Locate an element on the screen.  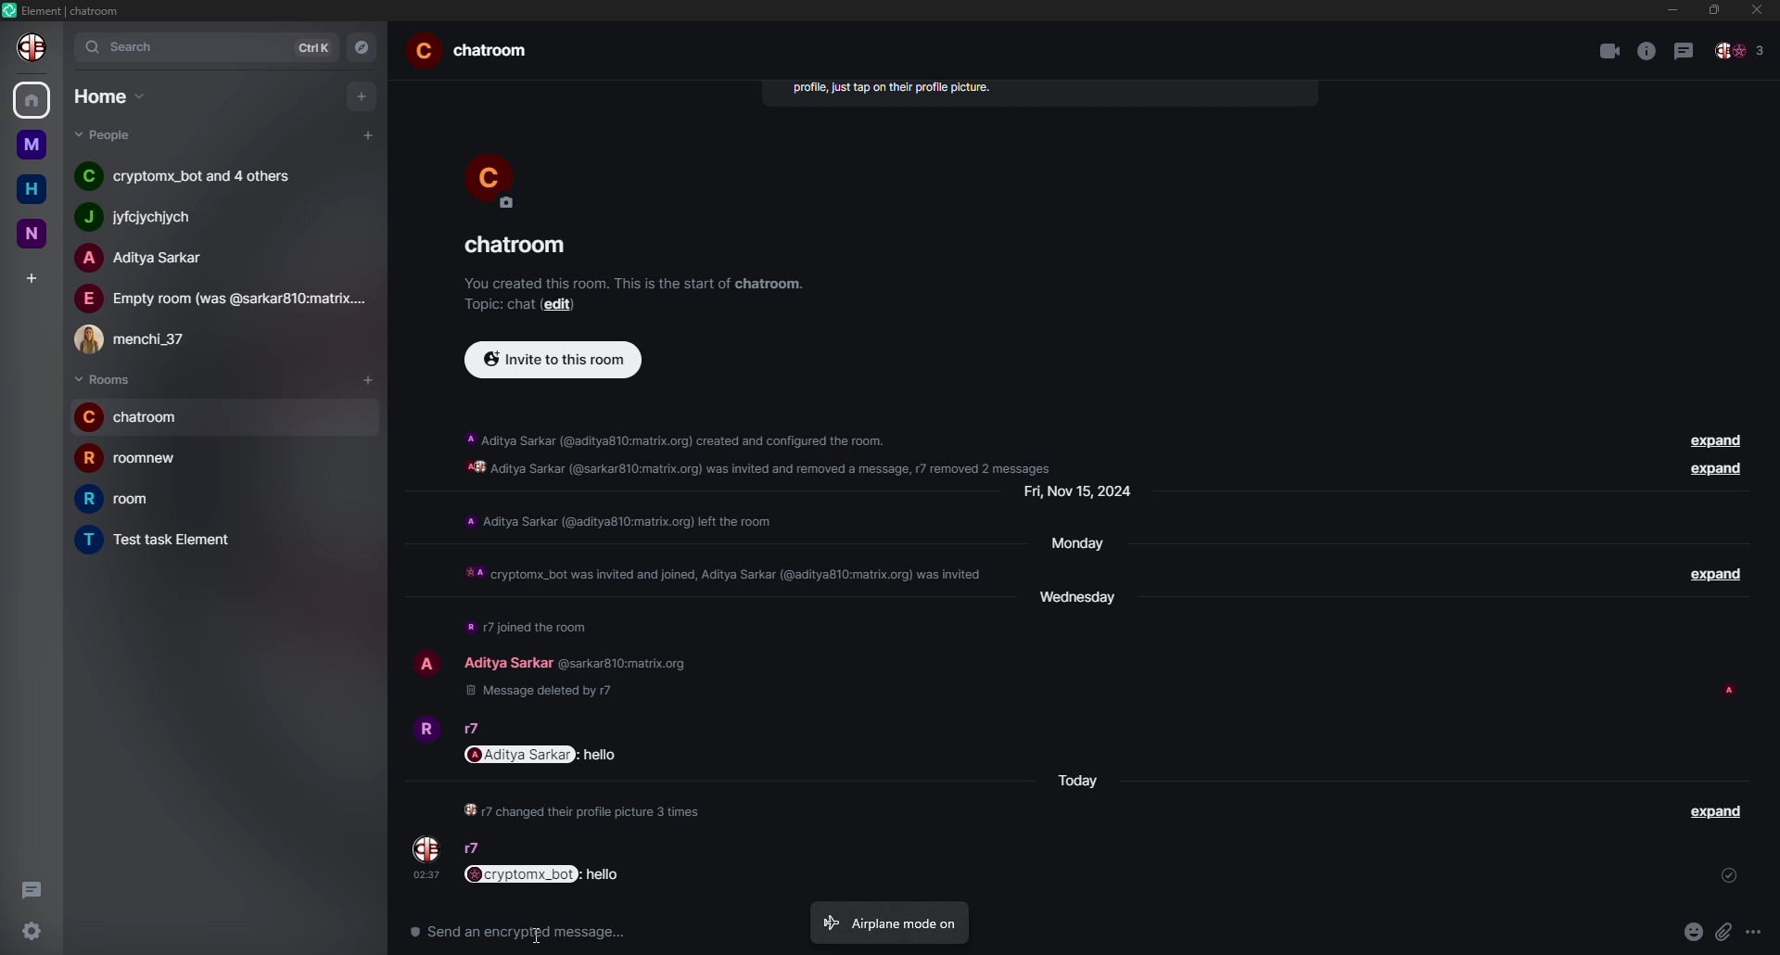
day is located at coordinates (1085, 495).